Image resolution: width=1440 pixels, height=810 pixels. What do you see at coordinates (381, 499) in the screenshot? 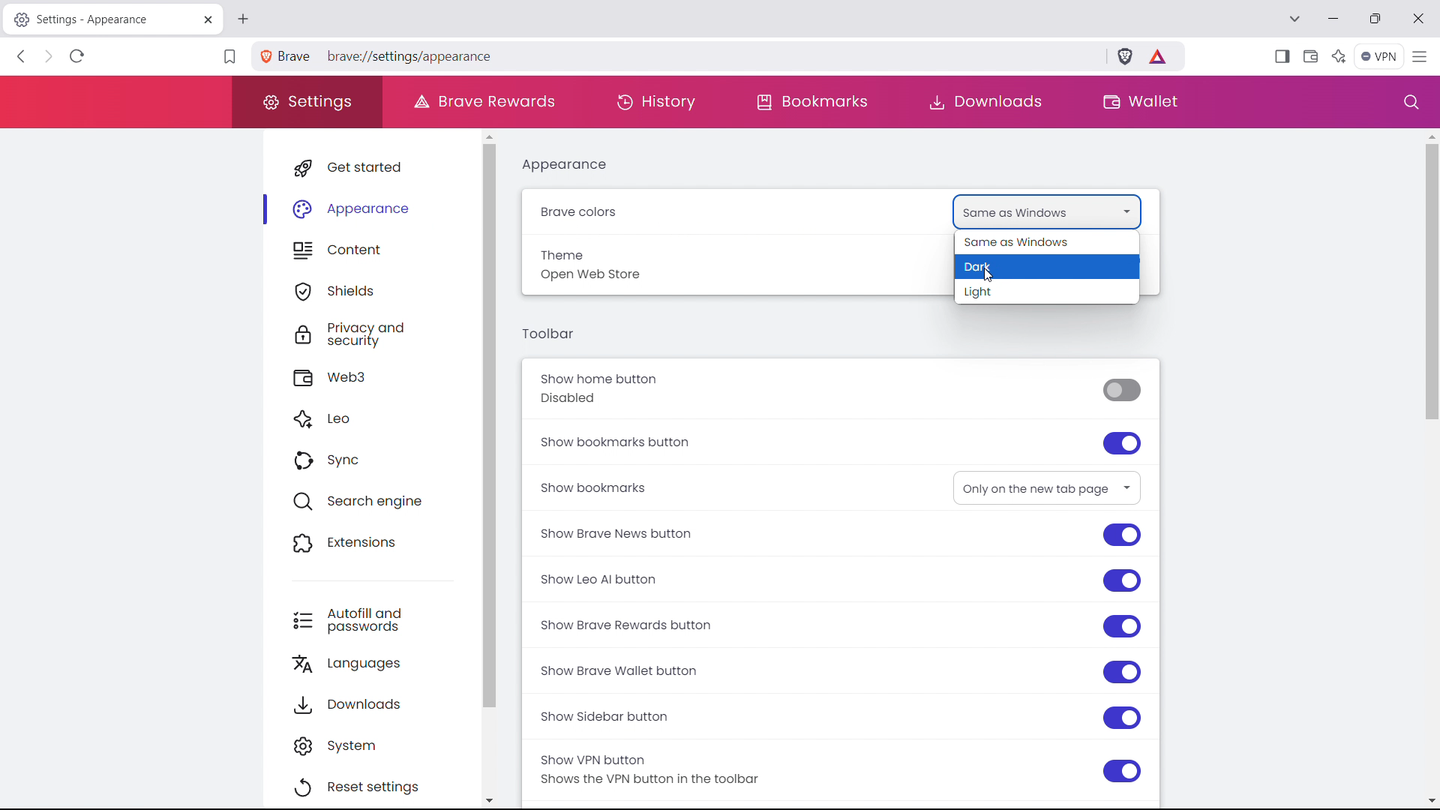
I see `search engine` at bounding box center [381, 499].